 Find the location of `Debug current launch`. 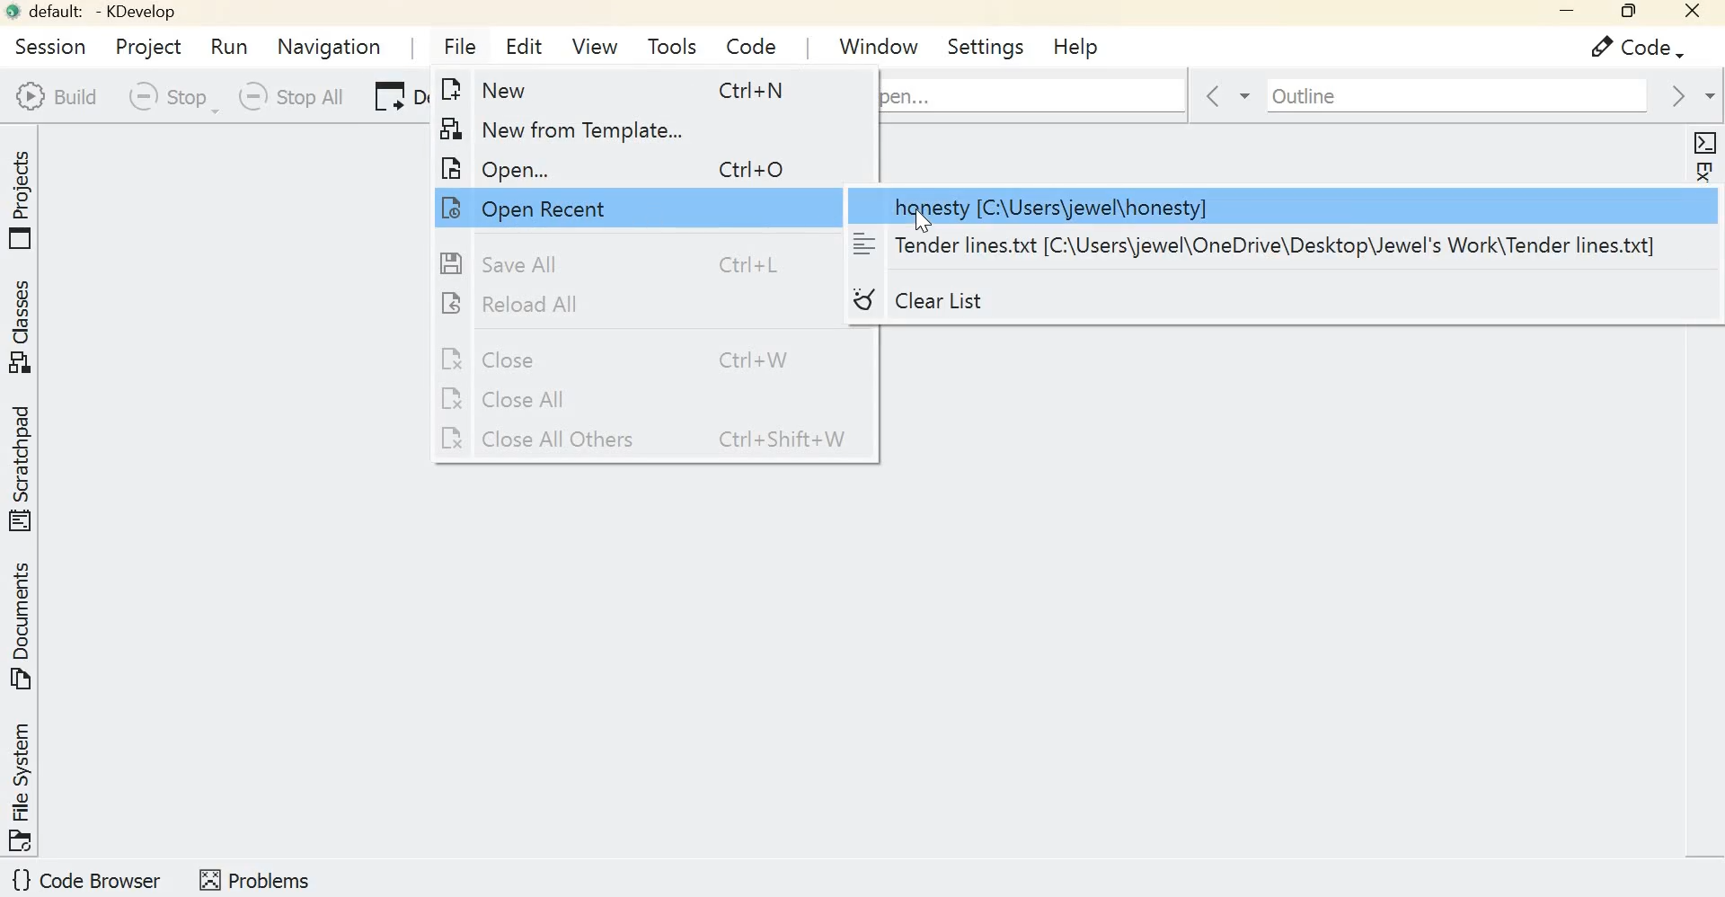

Debug current launch is located at coordinates (394, 99).